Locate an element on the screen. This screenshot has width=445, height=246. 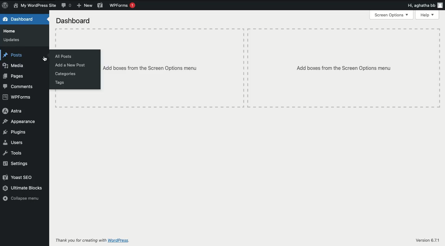
Logo is located at coordinates (6, 6).